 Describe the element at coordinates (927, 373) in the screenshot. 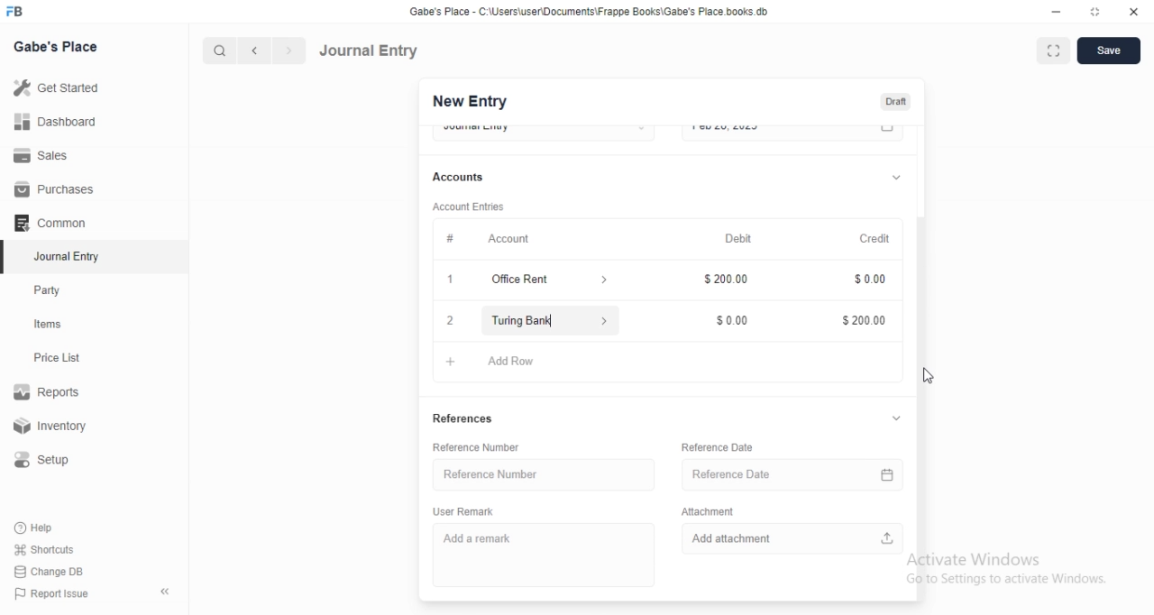

I see `cursor` at that location.